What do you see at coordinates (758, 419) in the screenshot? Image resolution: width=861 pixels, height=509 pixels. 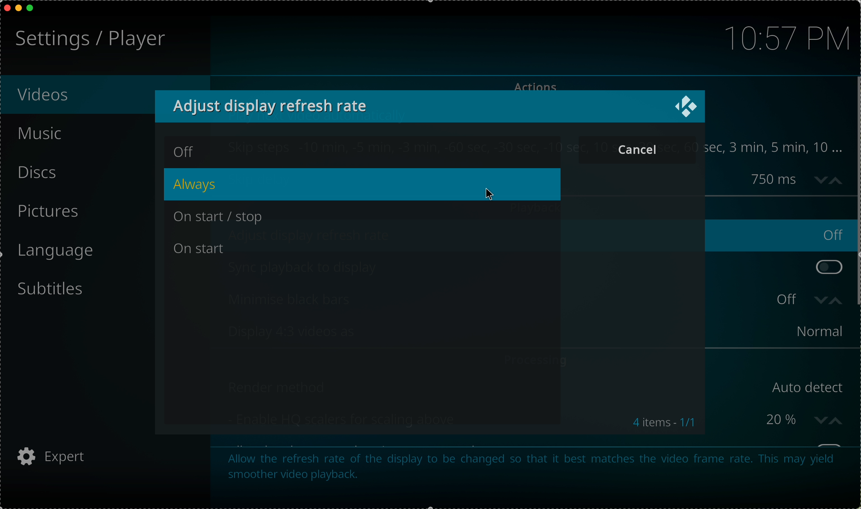 I see `20%` at bounding box center [758, 419].